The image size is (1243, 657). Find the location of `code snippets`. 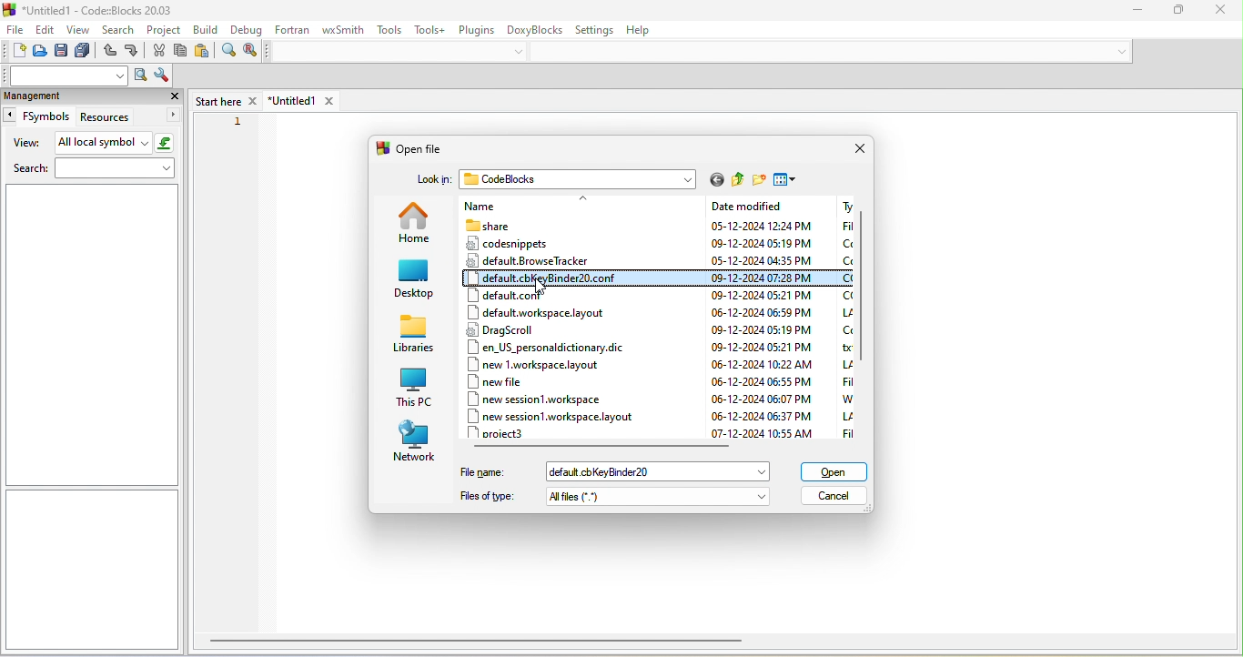

code snippets is located at coordinates (529, 244).